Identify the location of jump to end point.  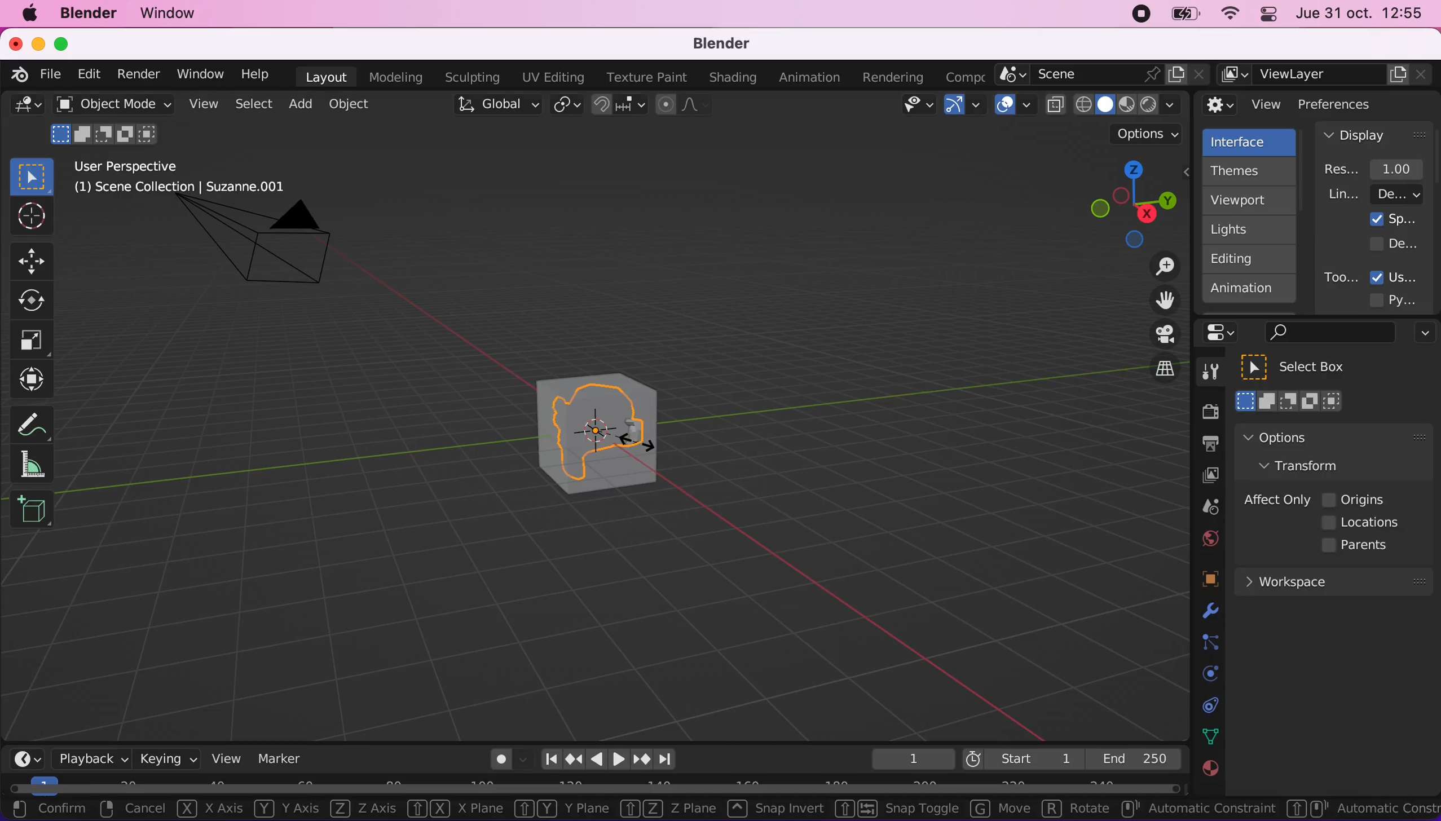
(548, 760).